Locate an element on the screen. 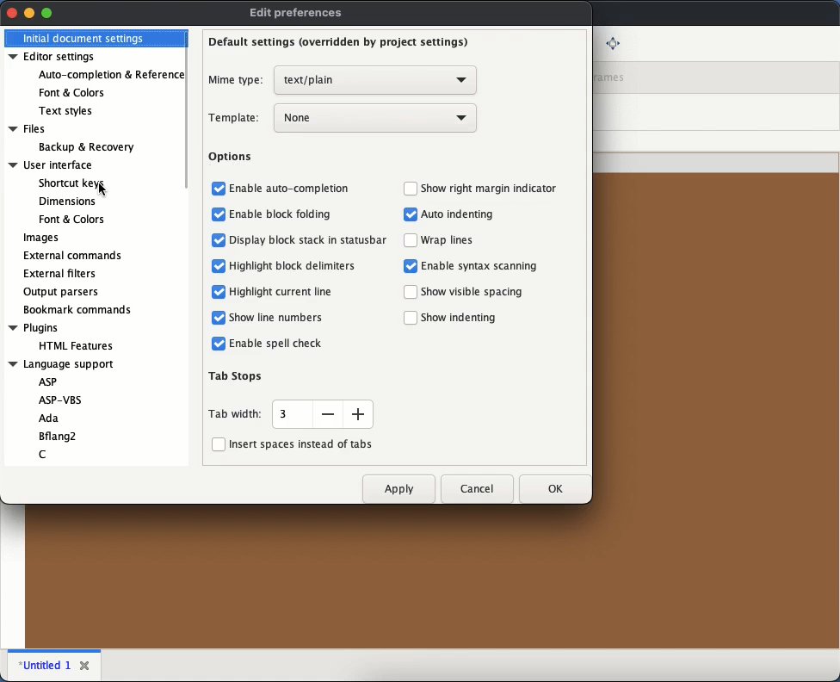  checkbox enabled is located at coordinates (219, 189).